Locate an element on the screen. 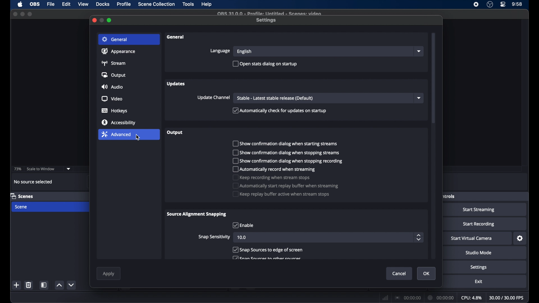  exit is located at coordinates (478, 282).